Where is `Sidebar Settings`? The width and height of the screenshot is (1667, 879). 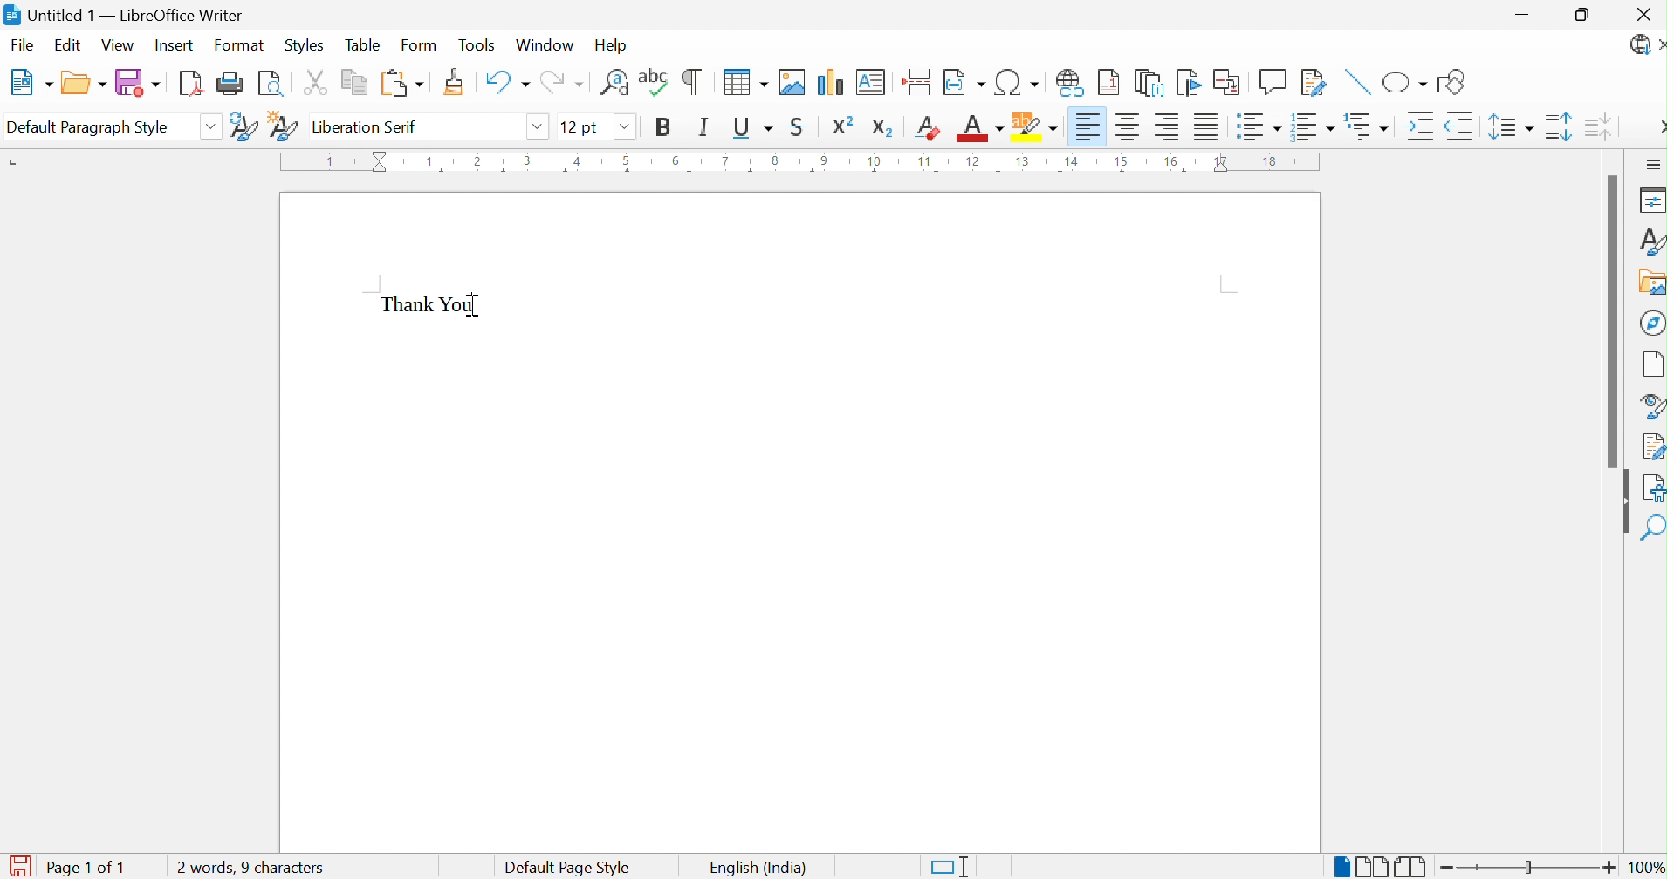 Sidebar Settings is located at coordinates (1653, 164).